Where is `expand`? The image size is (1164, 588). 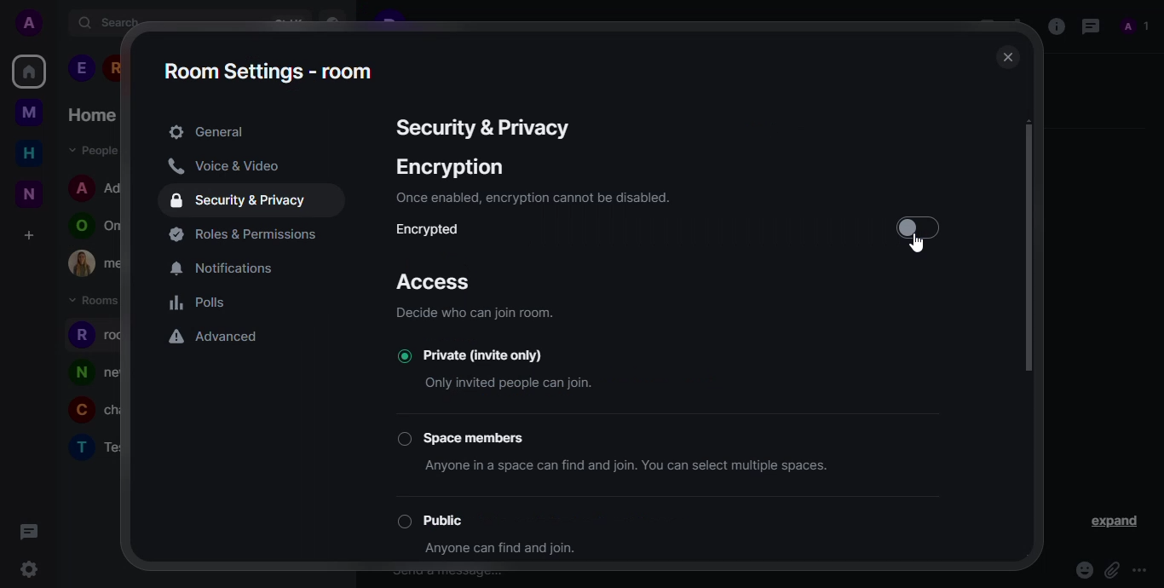
expand is located at coordinates (1116, 522).